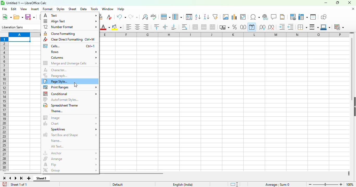  Describe the element at coordinates (128, 27) in the screenshot. I see `align left` at that location.